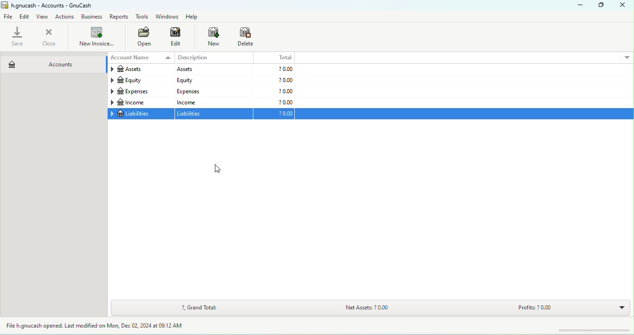 Image resolution: width=634 pixels, height=335 pixels. I want to click on description, so click(214, 58).